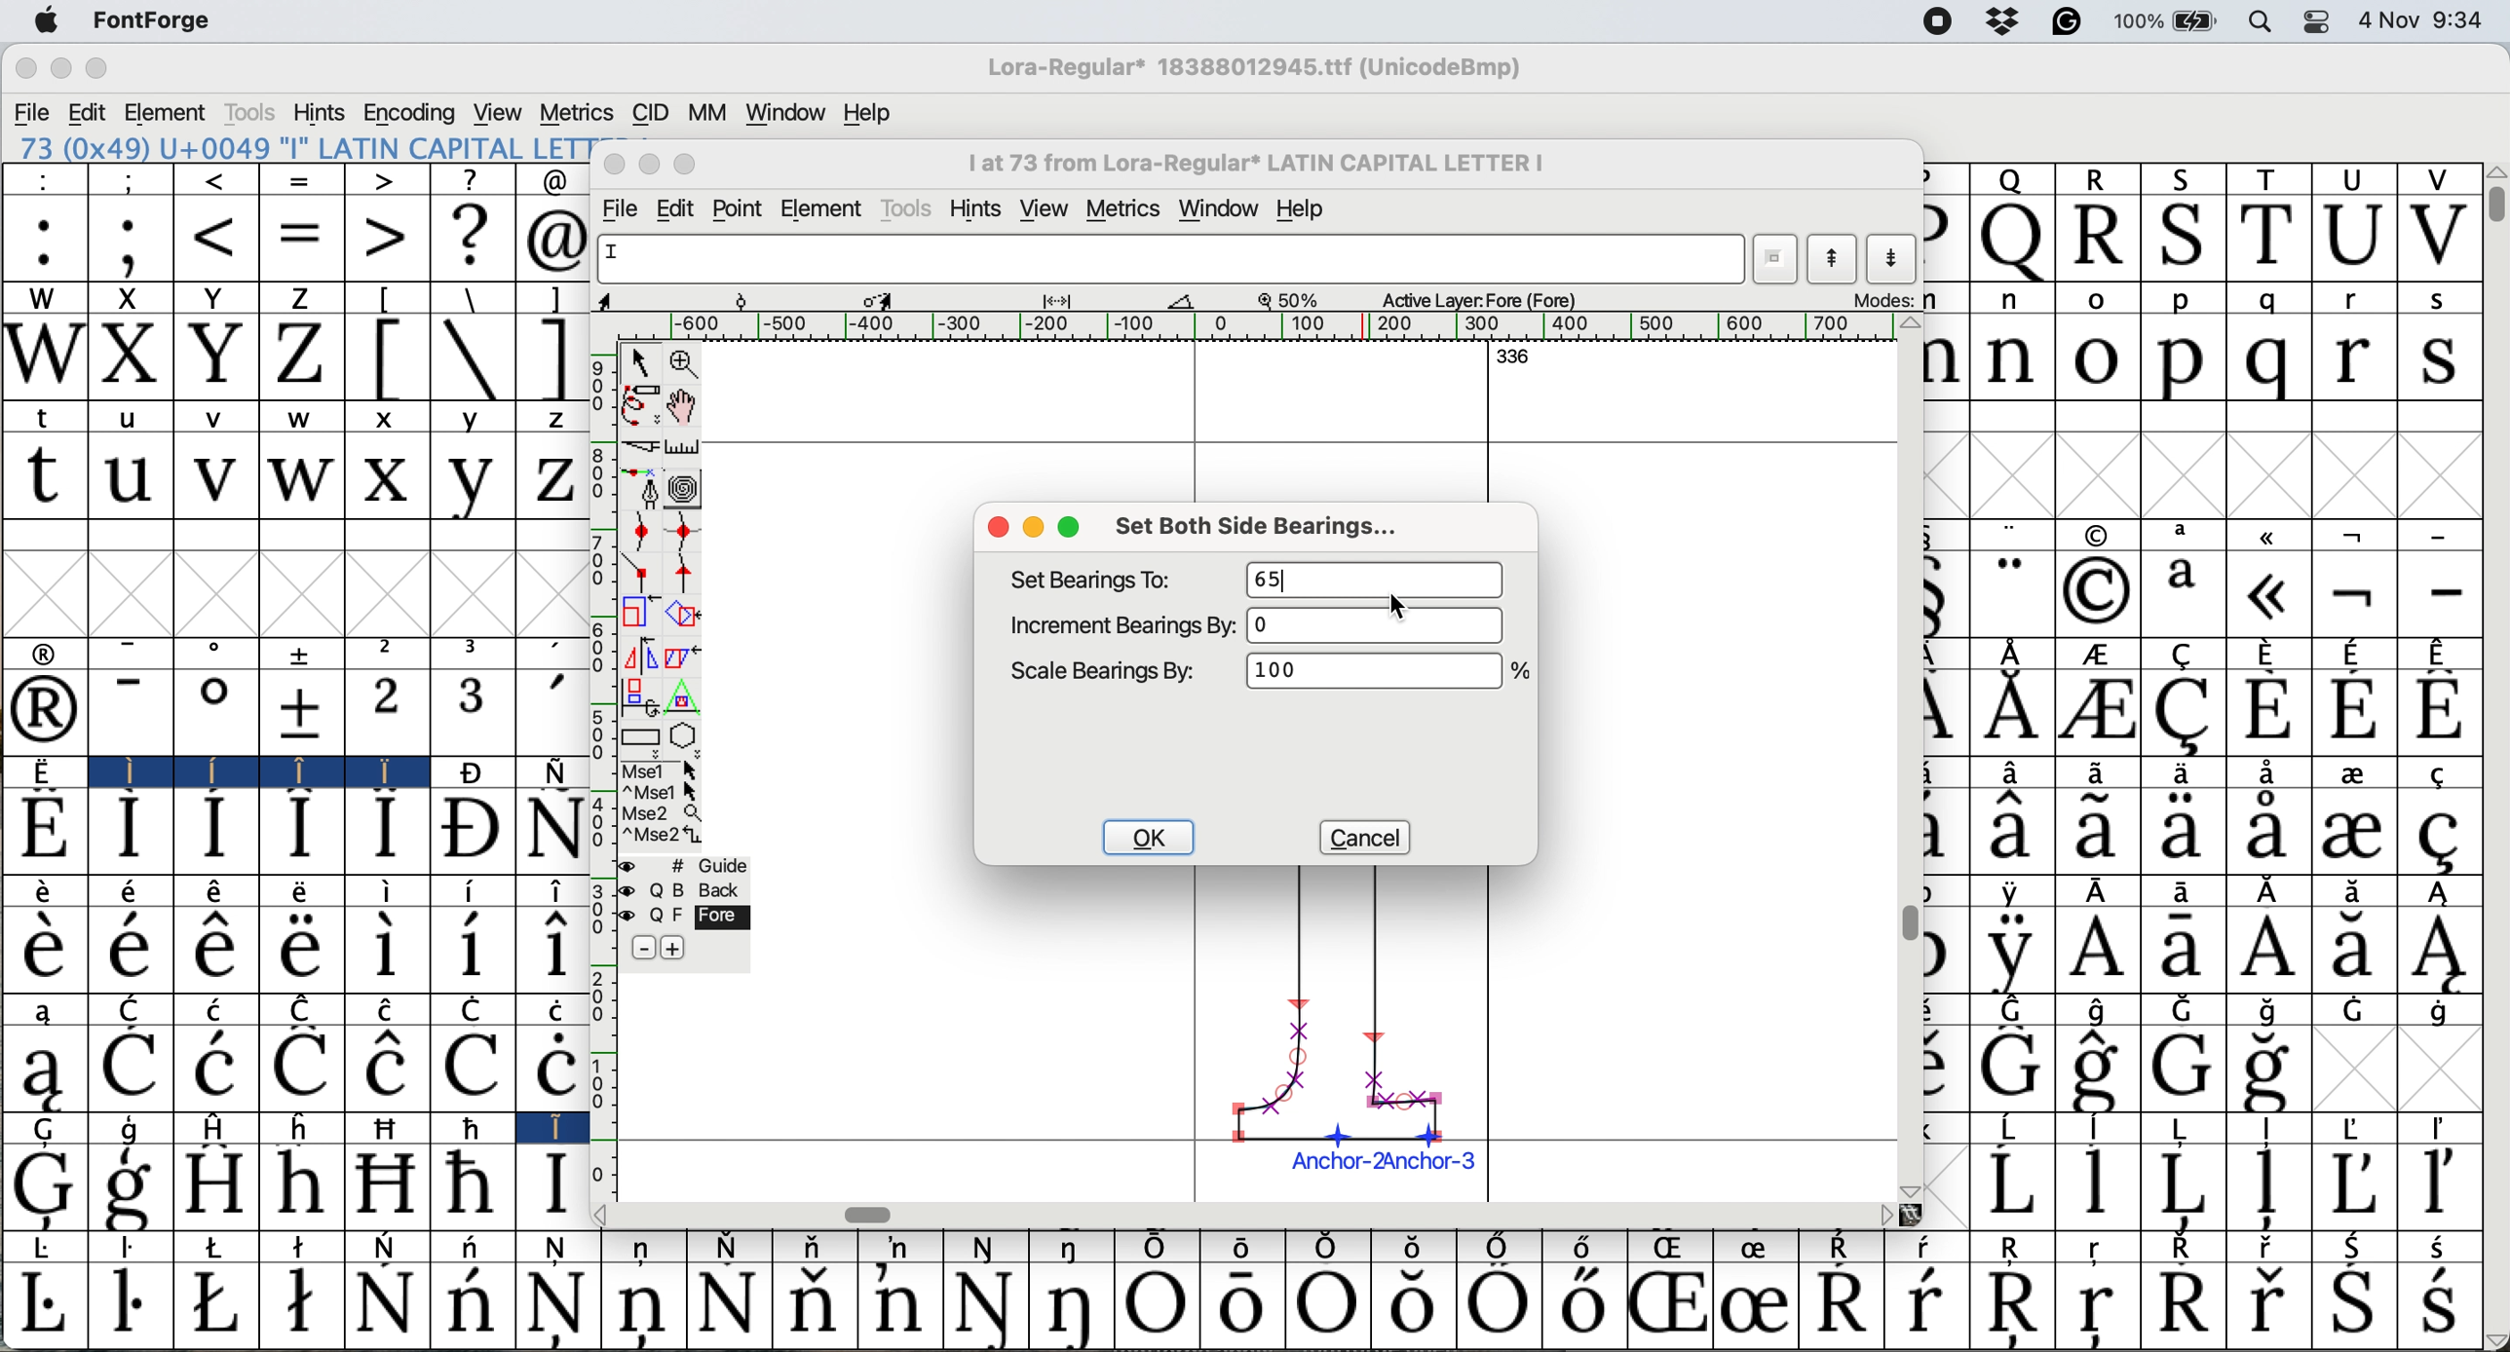 This screenshot has width=2510, height=1352. I want to click on U, so click(2350, 240).